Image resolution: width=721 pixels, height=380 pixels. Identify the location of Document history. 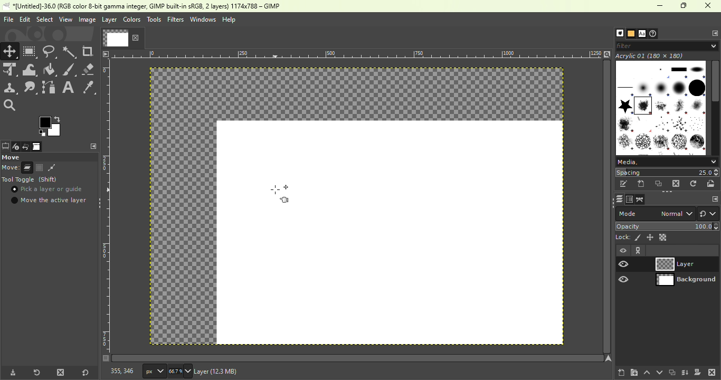
(654, 33).